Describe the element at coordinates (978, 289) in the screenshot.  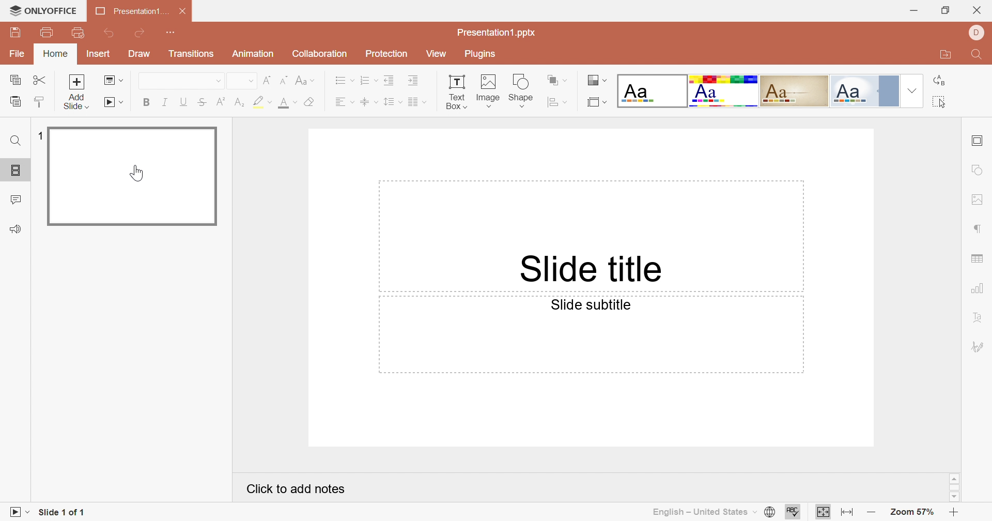
I see `chart settings` at that location.